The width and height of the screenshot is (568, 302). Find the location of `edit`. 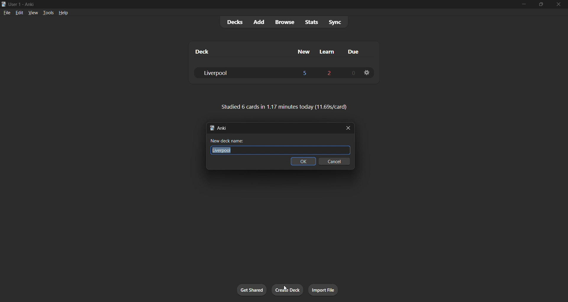

edit is located at coordinates (17, 12).